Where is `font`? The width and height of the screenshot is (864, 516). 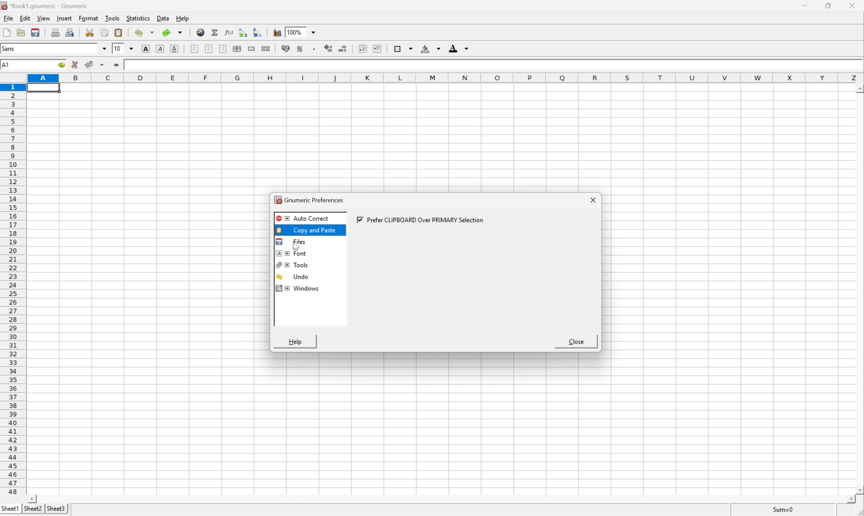 font is located at coordinates (291, 253).